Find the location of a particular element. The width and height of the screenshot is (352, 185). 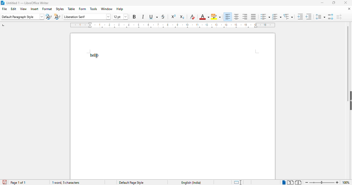

align center is located at coordinates (236, 16).